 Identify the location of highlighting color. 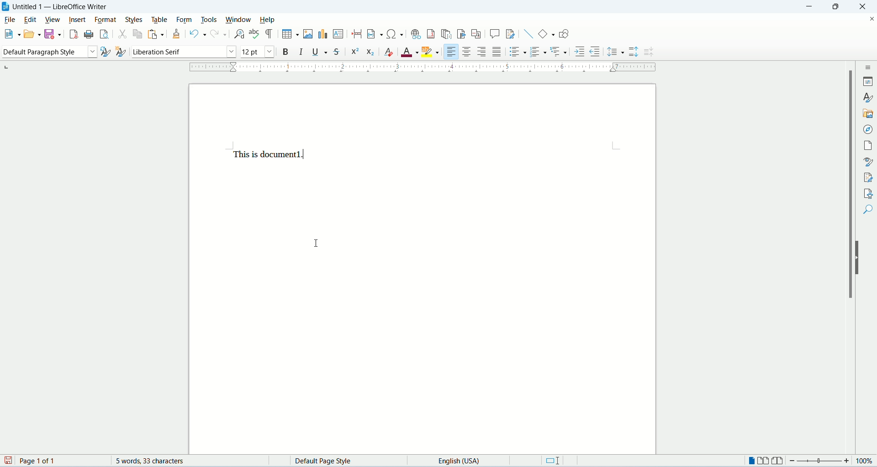
(432, 50).